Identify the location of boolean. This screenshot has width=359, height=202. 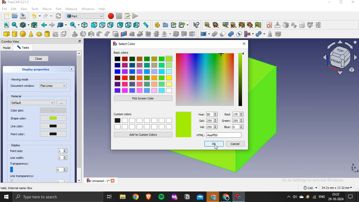
(214, 34).